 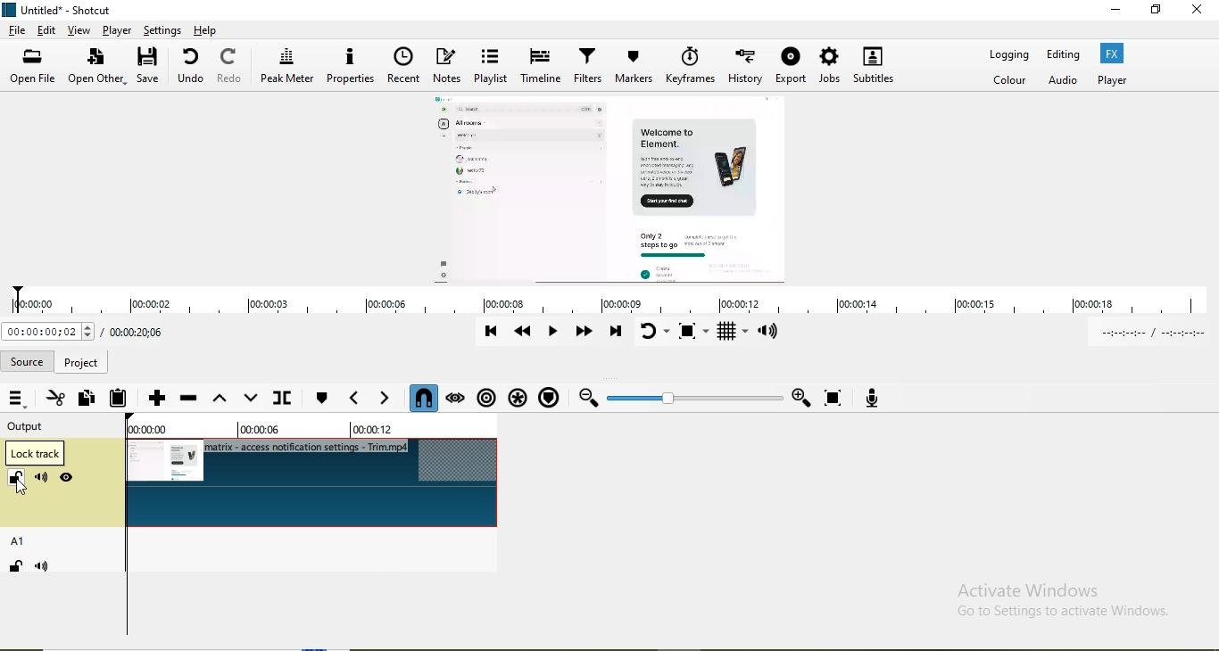 What do you see at coordinates (19, 452) in the screenshot?
I see `V1` at bounding box center [19, 452].